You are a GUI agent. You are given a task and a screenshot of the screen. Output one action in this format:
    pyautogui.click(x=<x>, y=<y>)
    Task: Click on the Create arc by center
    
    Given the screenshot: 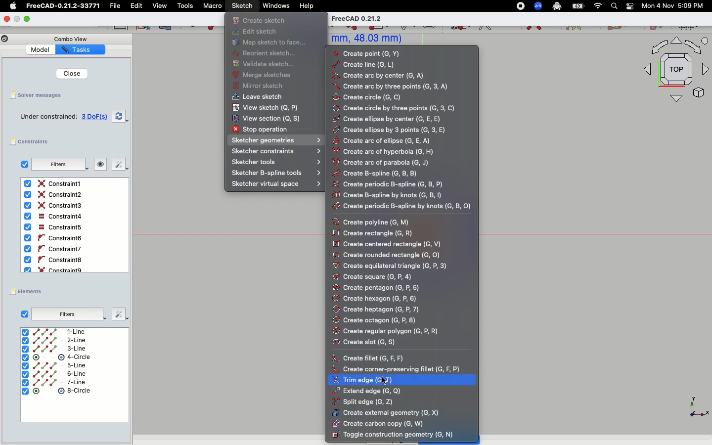 What is the action you would take?
    pyautogui.click(x=381, y=76)
    